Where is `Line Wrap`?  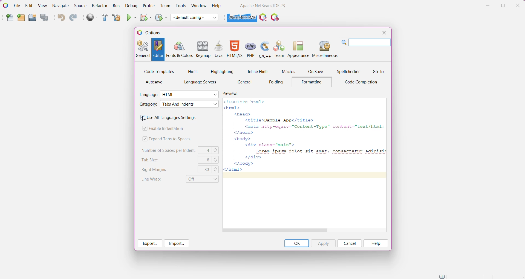
Line Wrap is located at coordinates (154, 180).